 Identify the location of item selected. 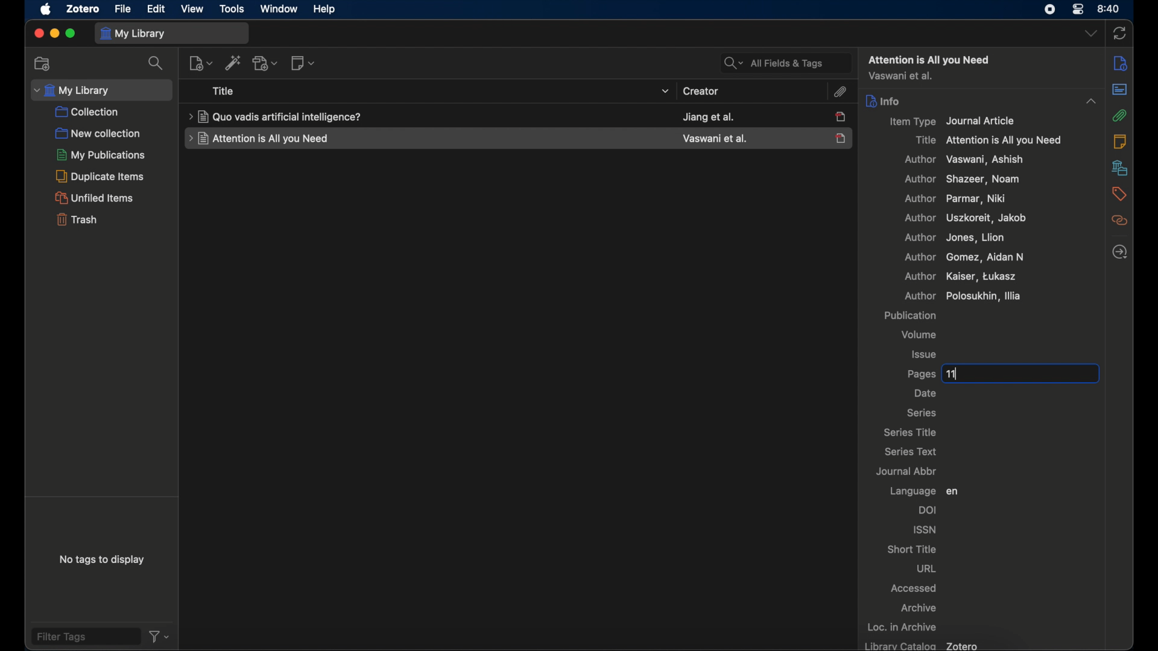
(843, 137).